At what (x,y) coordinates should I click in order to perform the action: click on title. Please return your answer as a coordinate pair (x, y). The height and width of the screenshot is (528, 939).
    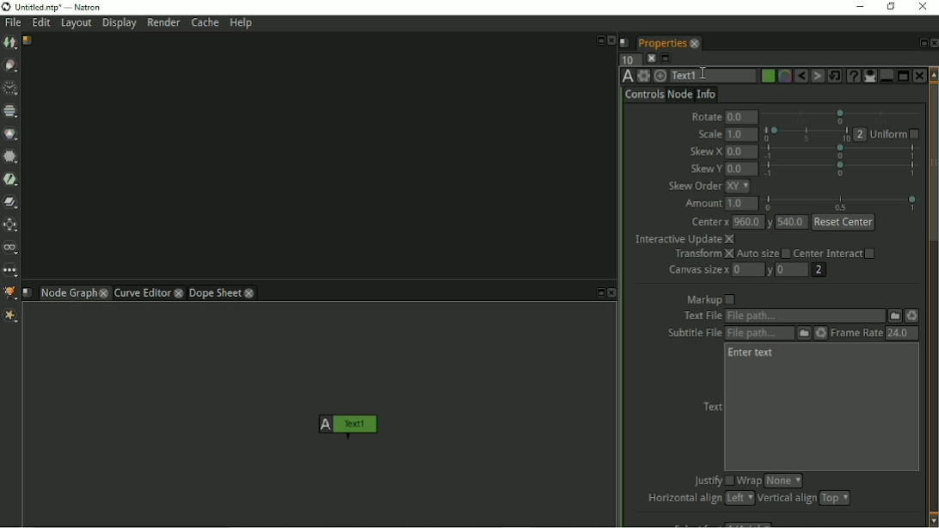
    Looking at the image, I should click on (68, 7).